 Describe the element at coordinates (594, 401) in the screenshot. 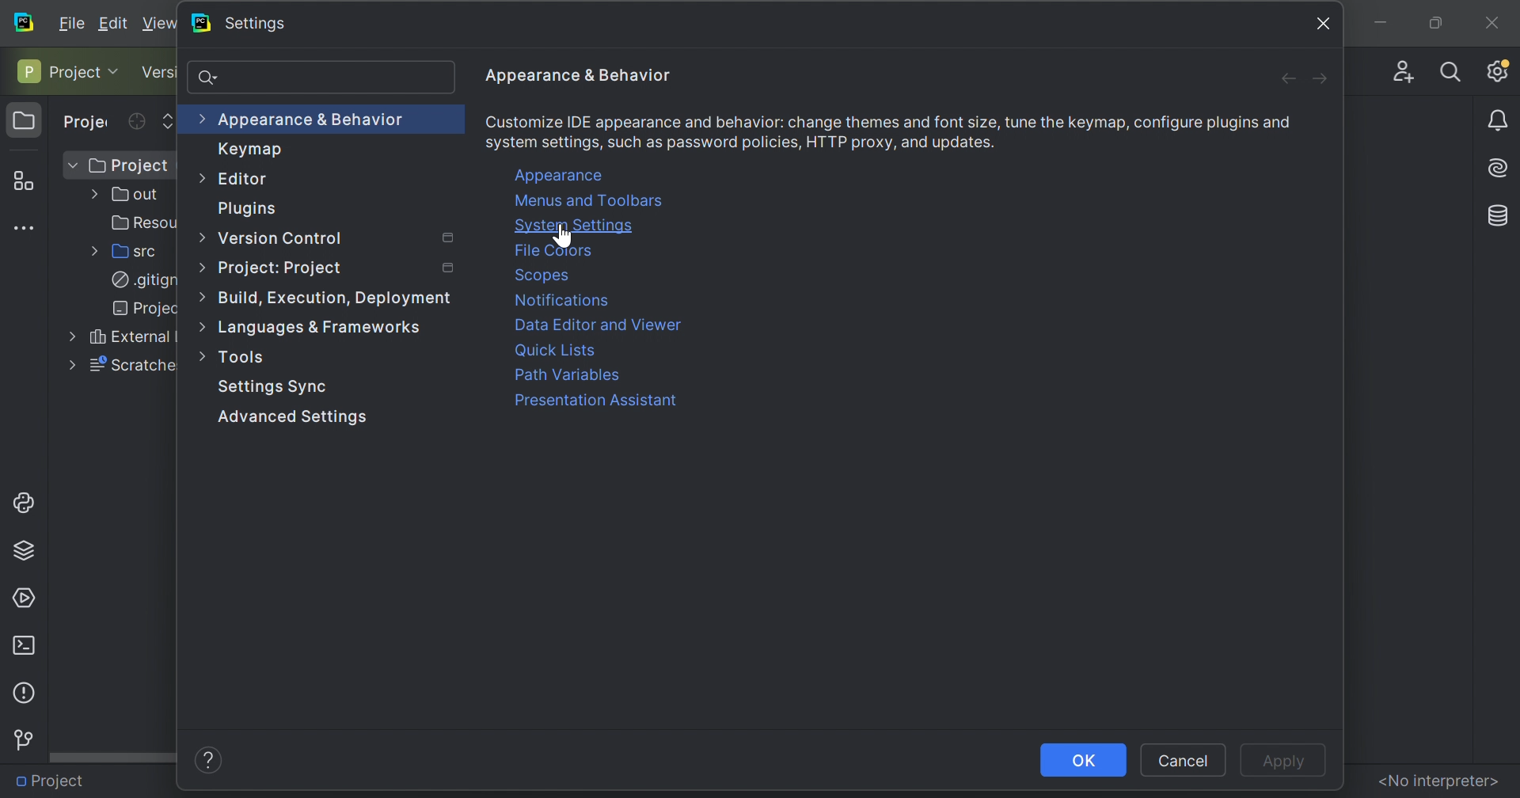

I see `Presentation assistant` at that location.